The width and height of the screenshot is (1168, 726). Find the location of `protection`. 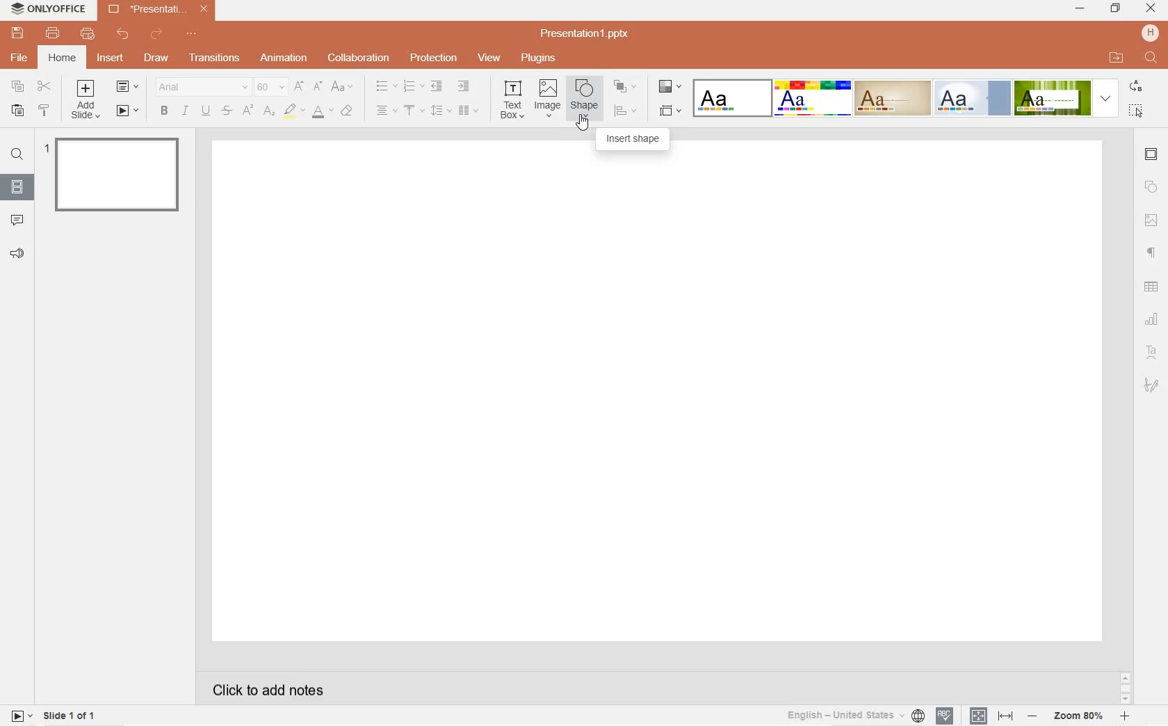

protection is located at coordinates (433, 59).